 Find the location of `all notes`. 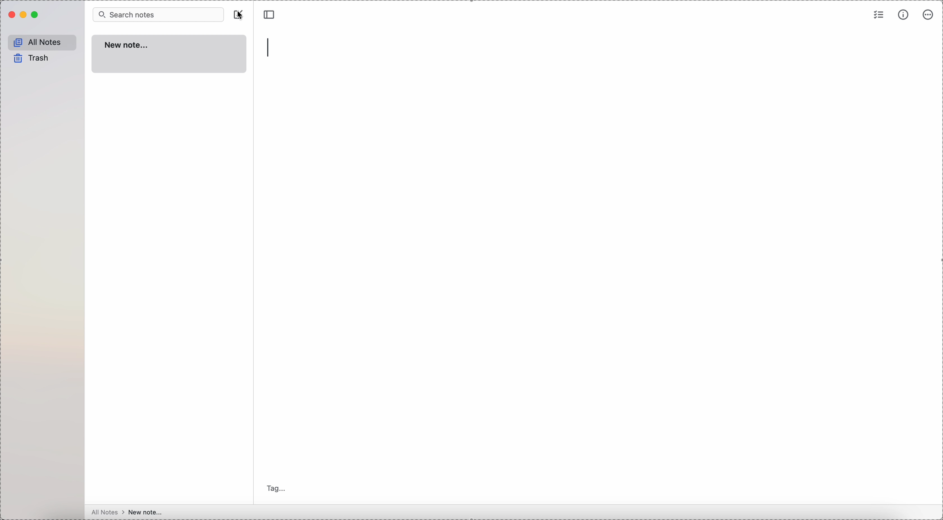

all notes is located at coordinates (105, 513).